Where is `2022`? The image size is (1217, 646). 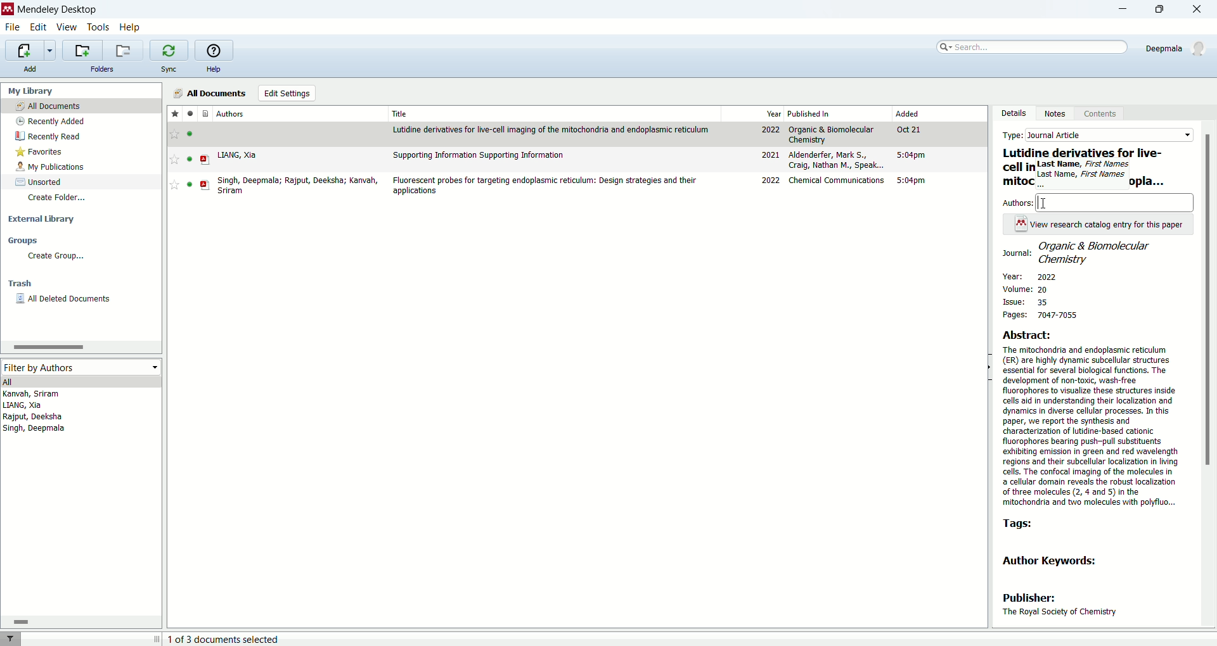
2022 is located at coordinates (769, 130).